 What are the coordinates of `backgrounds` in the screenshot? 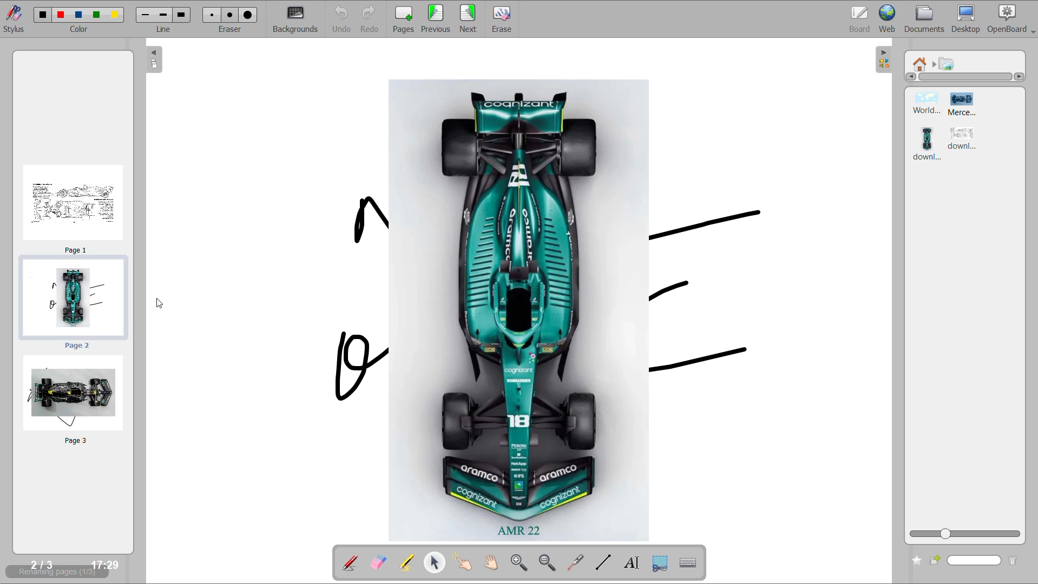 It's located at (297, 19).